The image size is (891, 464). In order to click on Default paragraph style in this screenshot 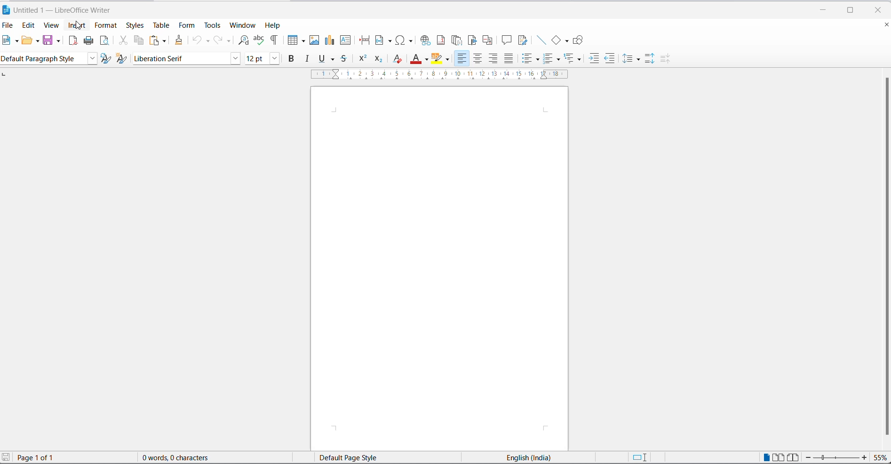, I will do `click(45, 58)`.